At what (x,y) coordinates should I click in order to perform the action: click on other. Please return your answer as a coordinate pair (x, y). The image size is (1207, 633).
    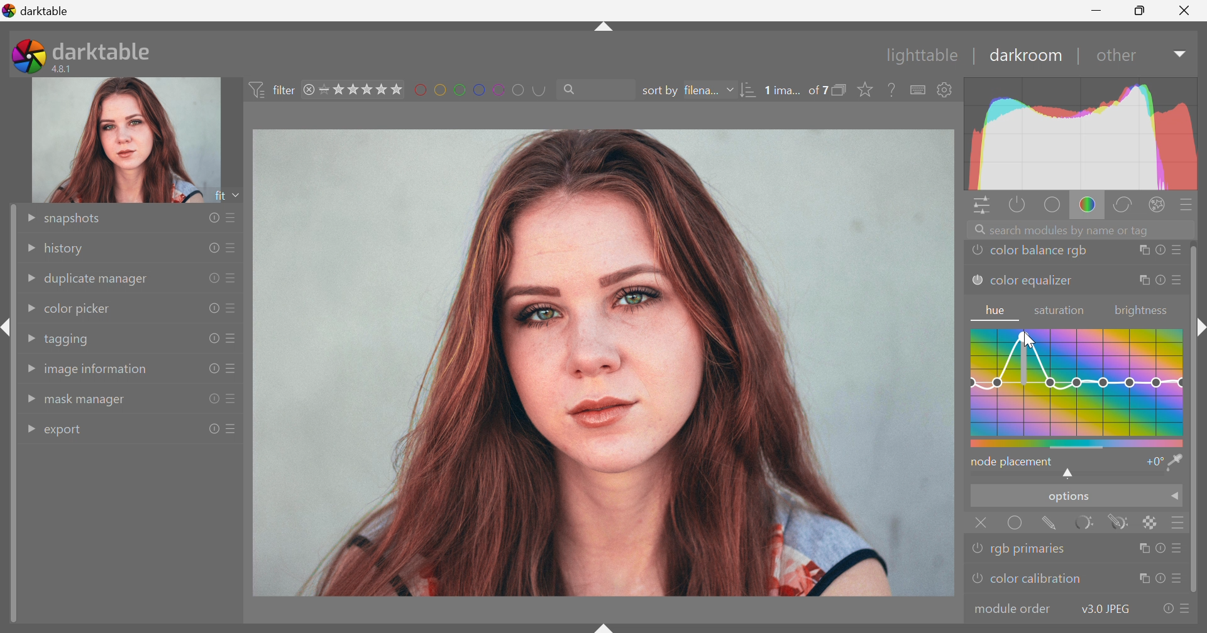
    Looking at the image, I should click on (1115, 57).